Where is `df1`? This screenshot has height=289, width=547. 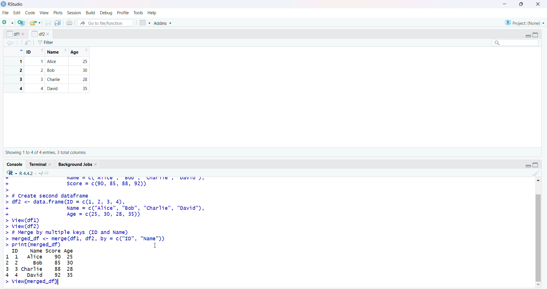 df1 is located at coordinates (13, 34).